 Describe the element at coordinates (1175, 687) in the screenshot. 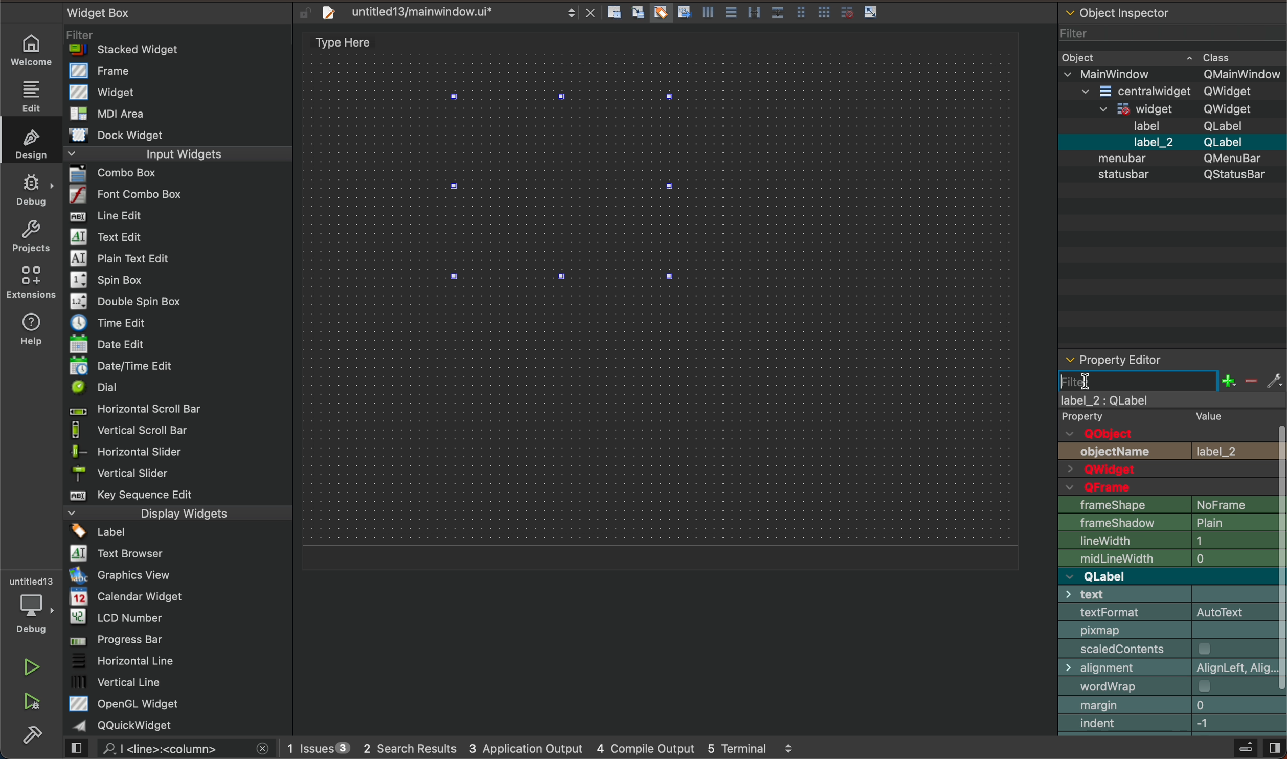

I see `` at that location.